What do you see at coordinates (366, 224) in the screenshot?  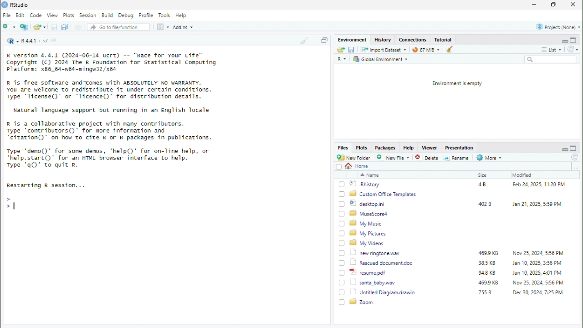 I see `My Music` at bounding box center [366, 224].